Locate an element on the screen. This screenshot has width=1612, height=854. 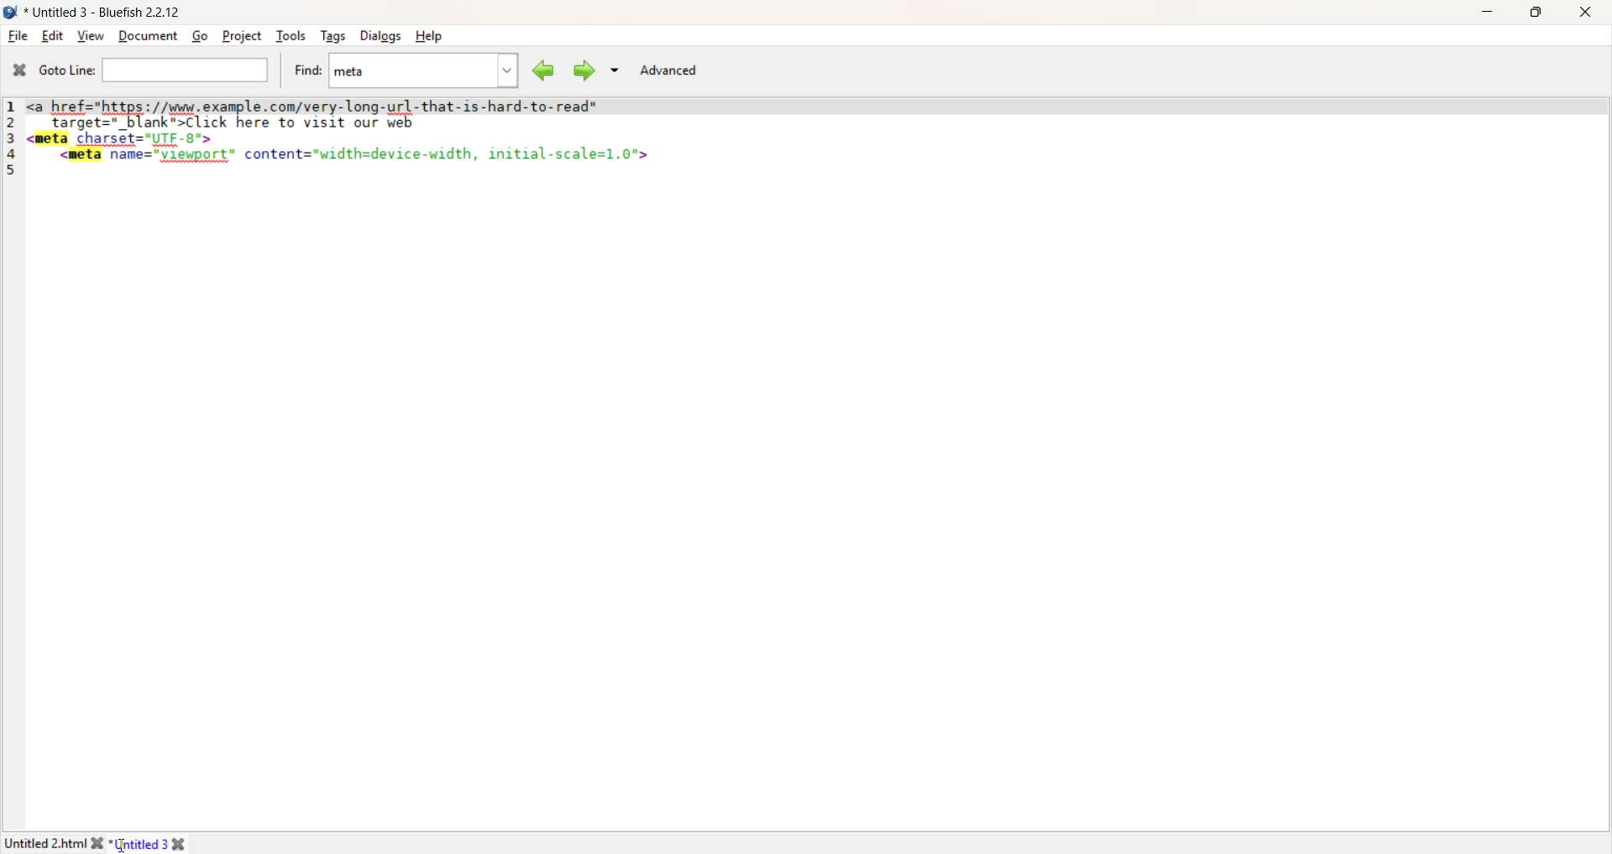
Close is located at coordinates (1584, 13).